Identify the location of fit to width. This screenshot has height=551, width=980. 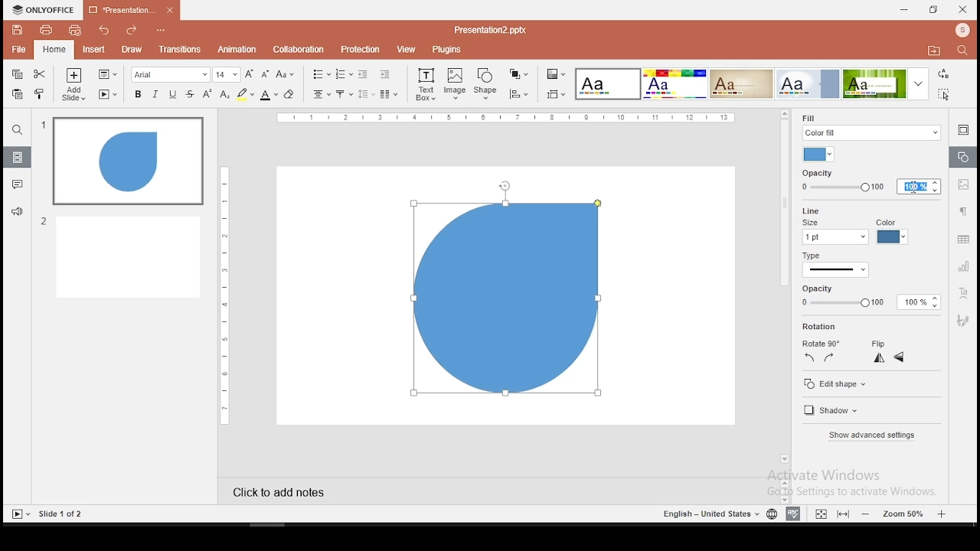
(818, 514).